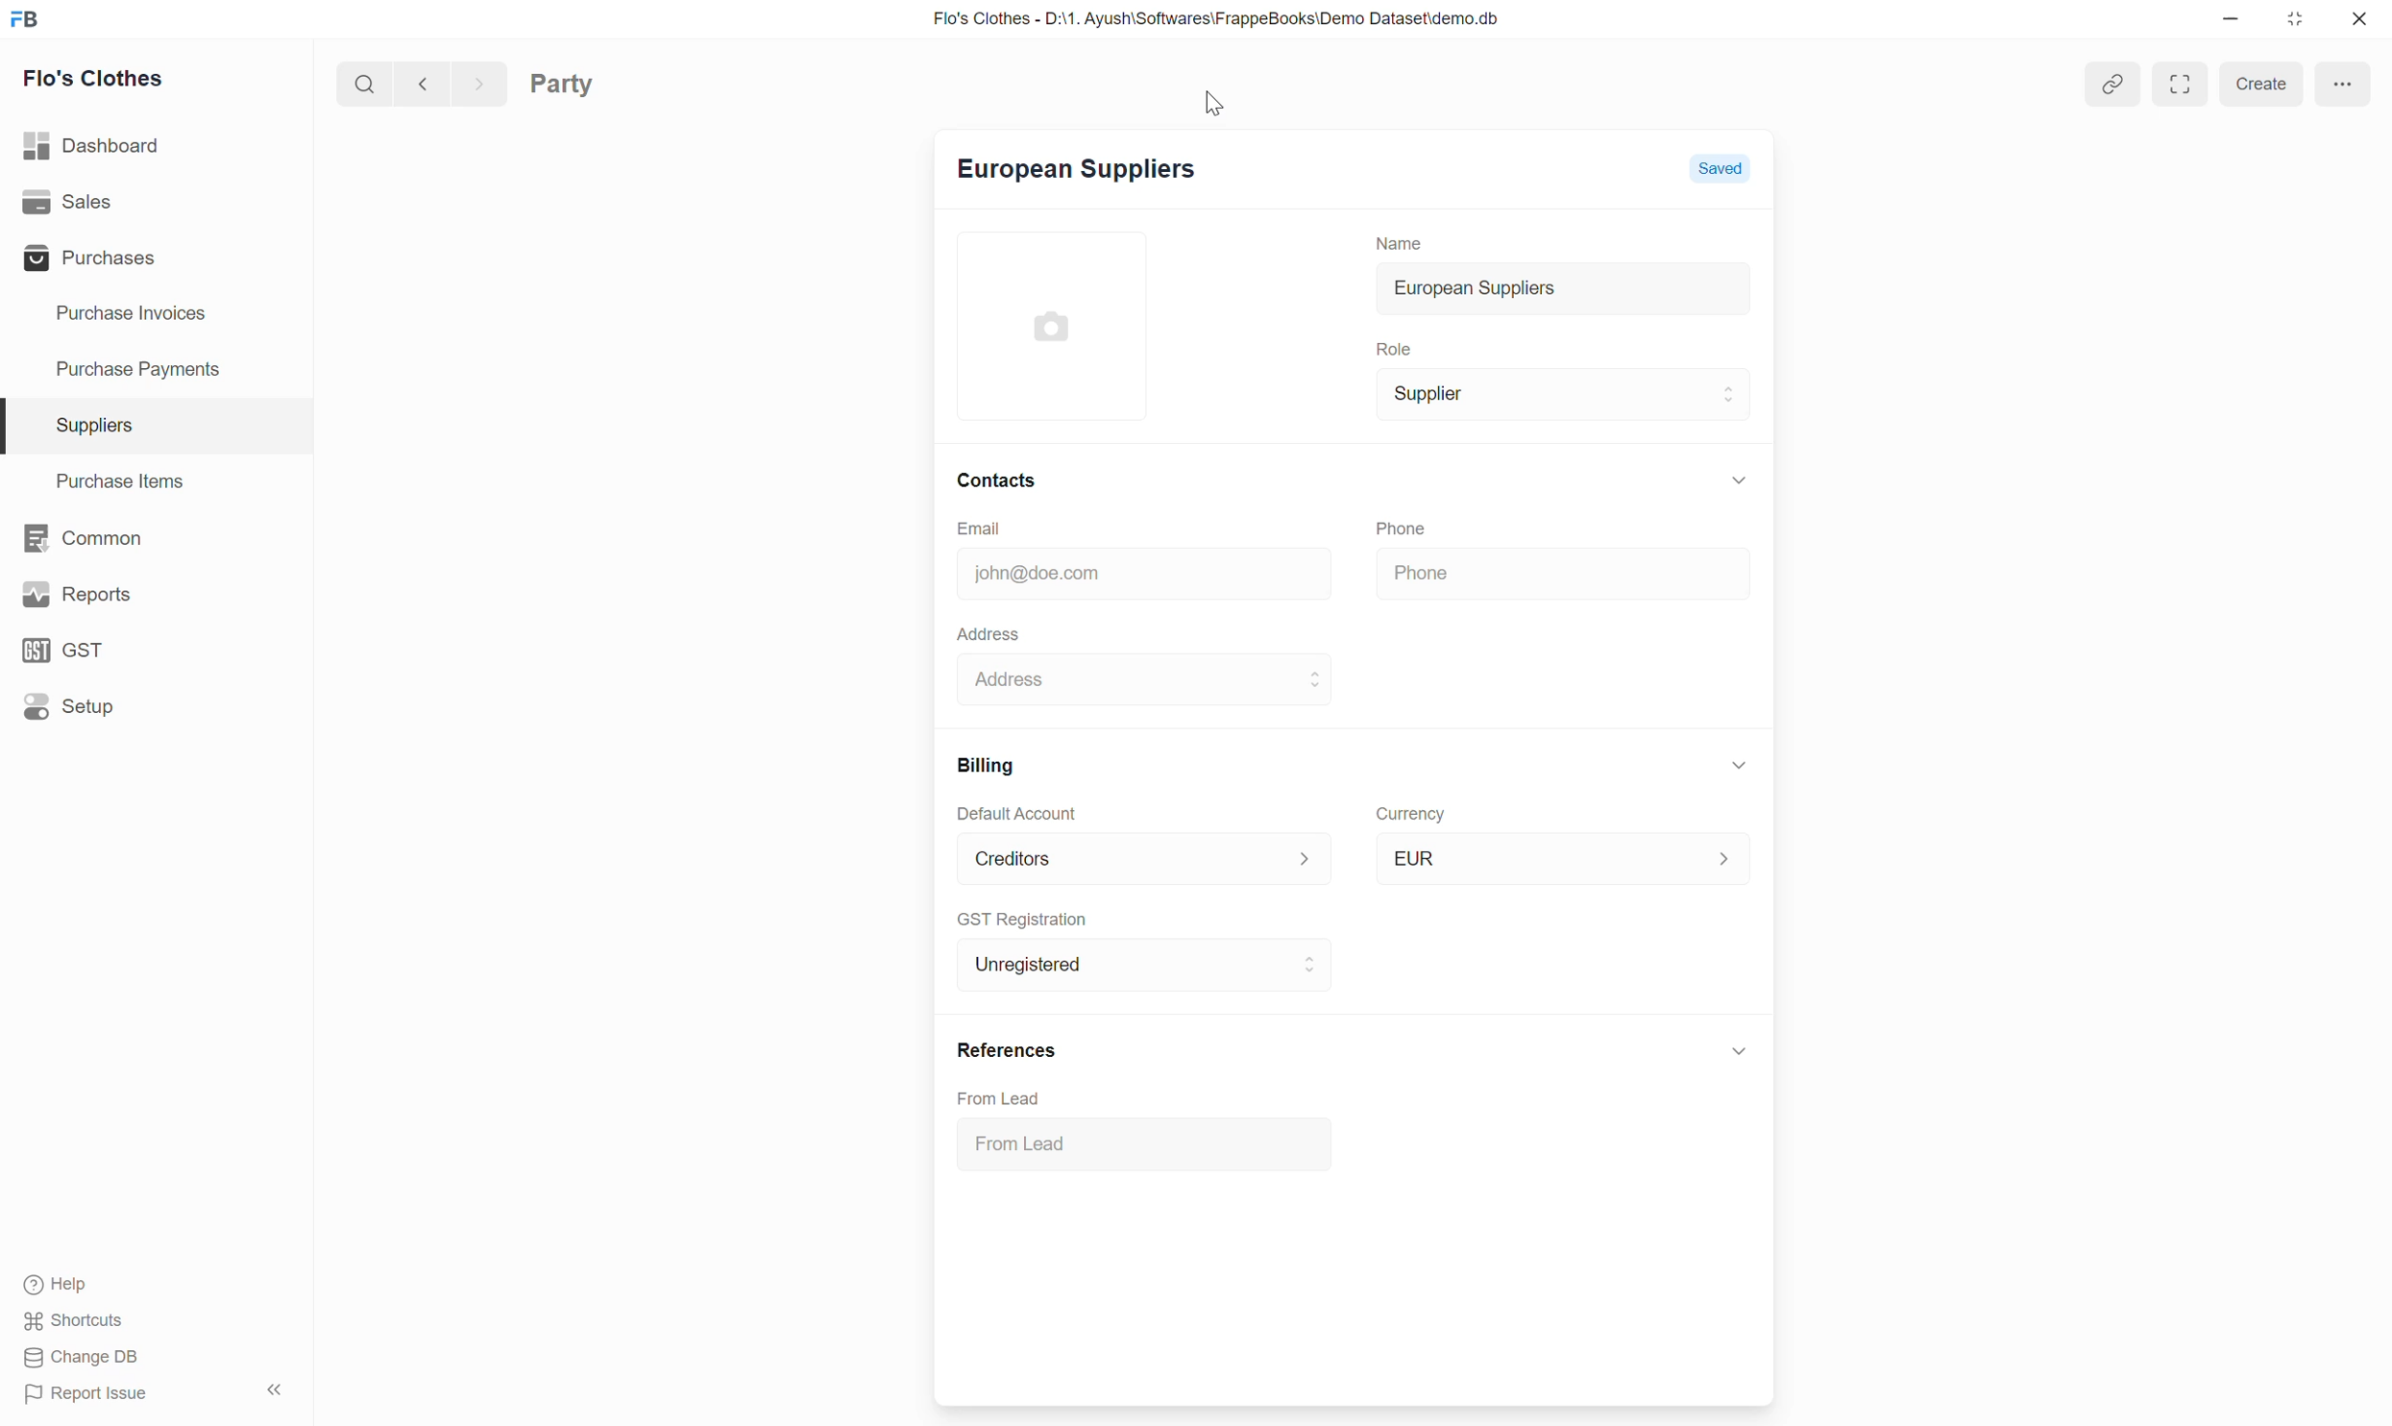 The width and height of the screenshot is (2392, 1426). I want to click on Phone, so click(1424, 525).